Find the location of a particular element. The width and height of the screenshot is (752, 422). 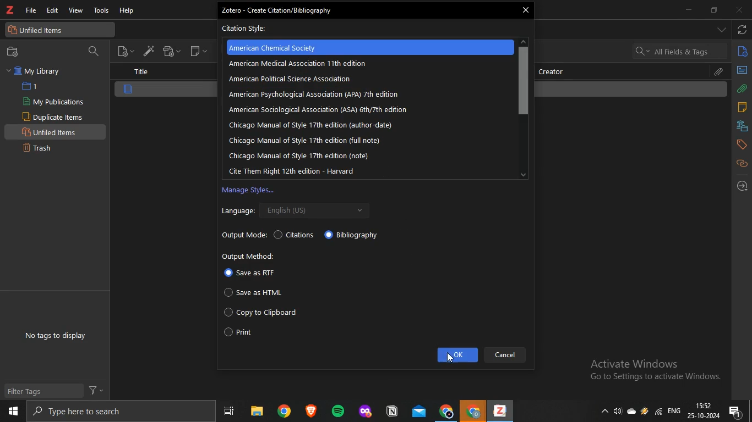

attachments is located at coordinates (742, 88).